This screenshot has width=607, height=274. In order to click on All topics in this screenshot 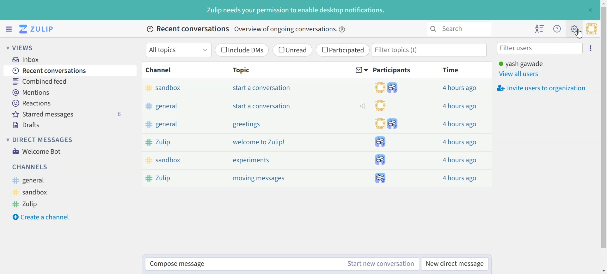, I will do `click(178, 50)`.